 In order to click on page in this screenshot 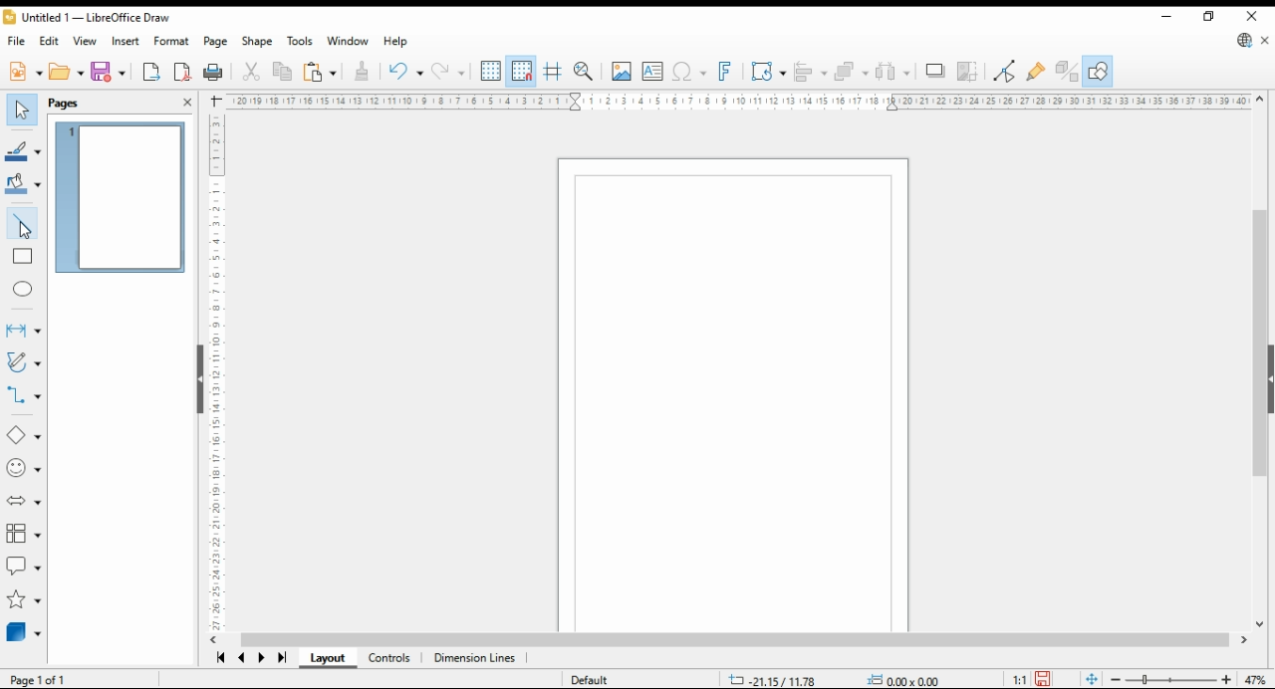, I will do `click(215, 42)`.